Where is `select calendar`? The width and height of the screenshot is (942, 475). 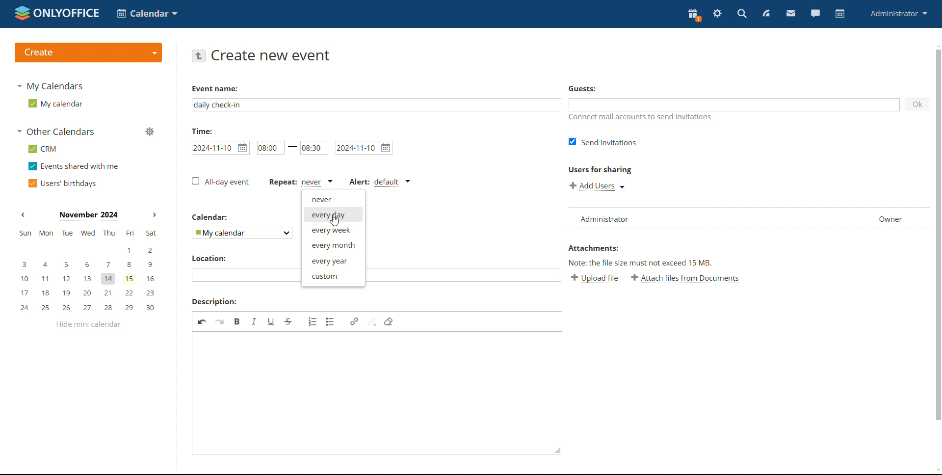 select calendar is located at coordinates (241, 233).